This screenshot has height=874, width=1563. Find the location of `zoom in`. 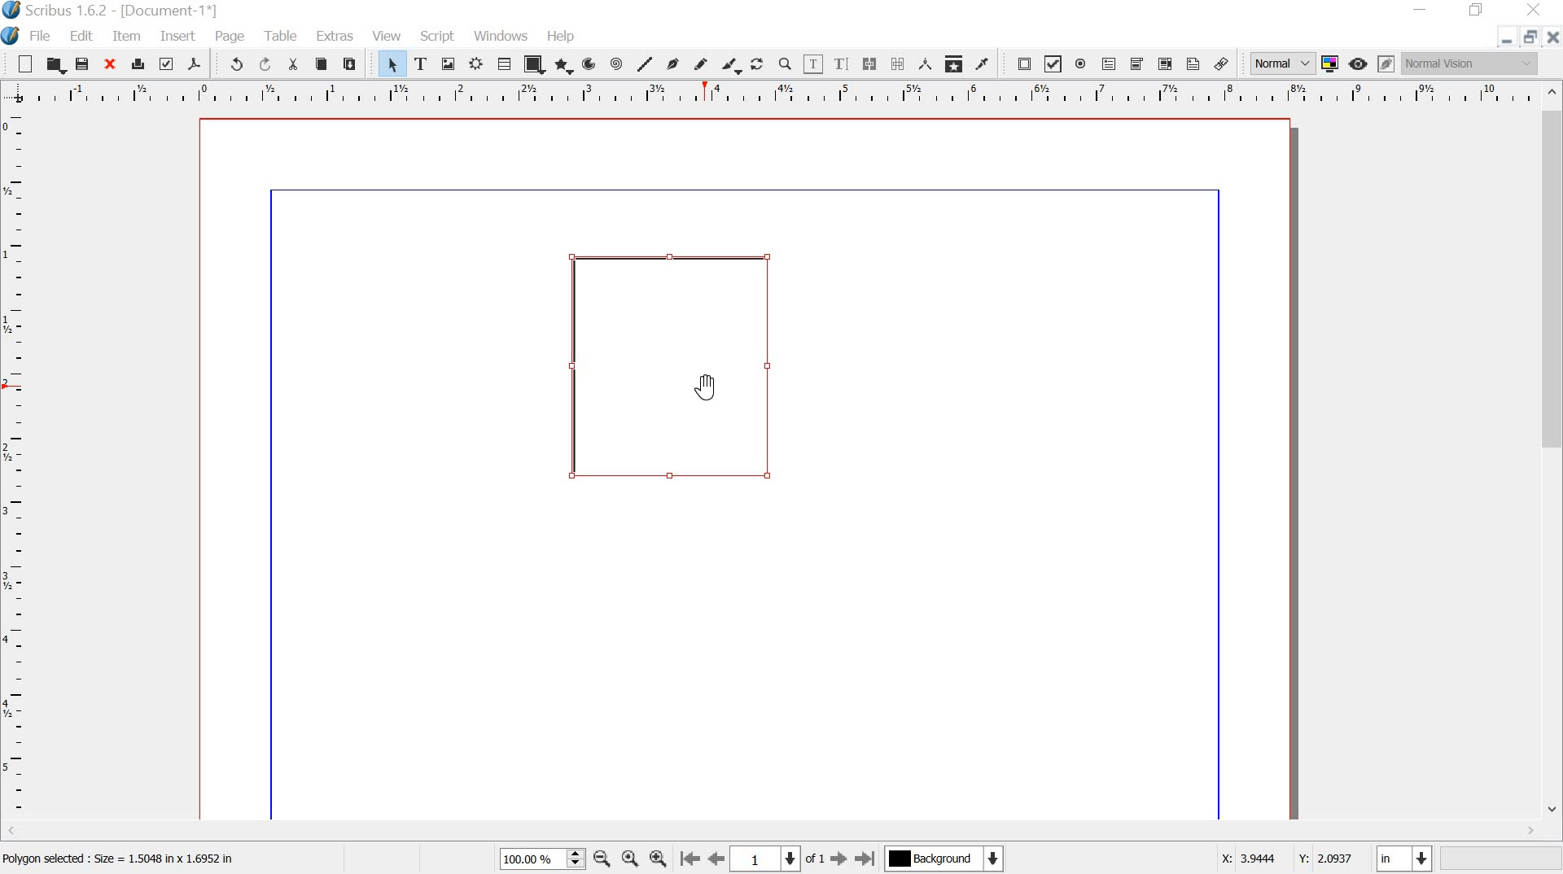

zoom in is located at coordinates (659, 857).